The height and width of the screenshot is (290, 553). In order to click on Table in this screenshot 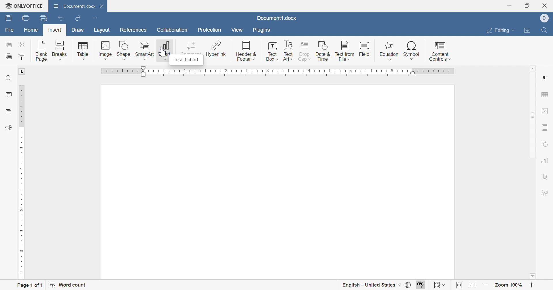, I will do `click(83, 50)`.